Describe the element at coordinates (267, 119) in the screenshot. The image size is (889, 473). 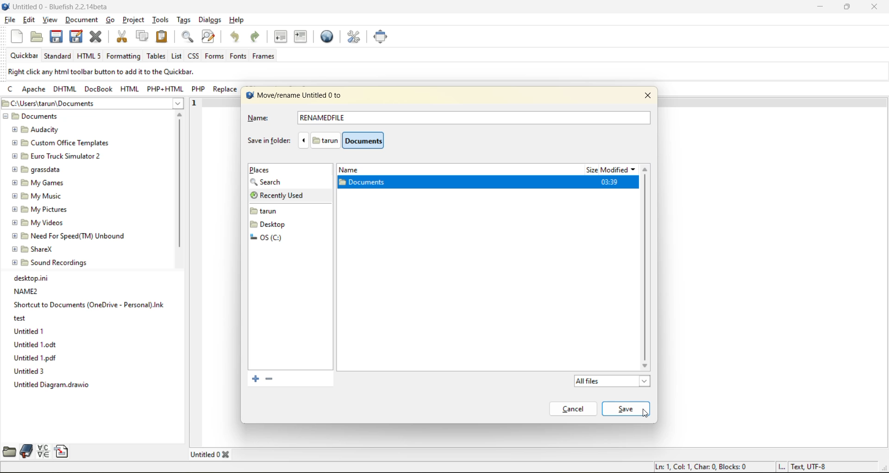
I see `name` at that location.